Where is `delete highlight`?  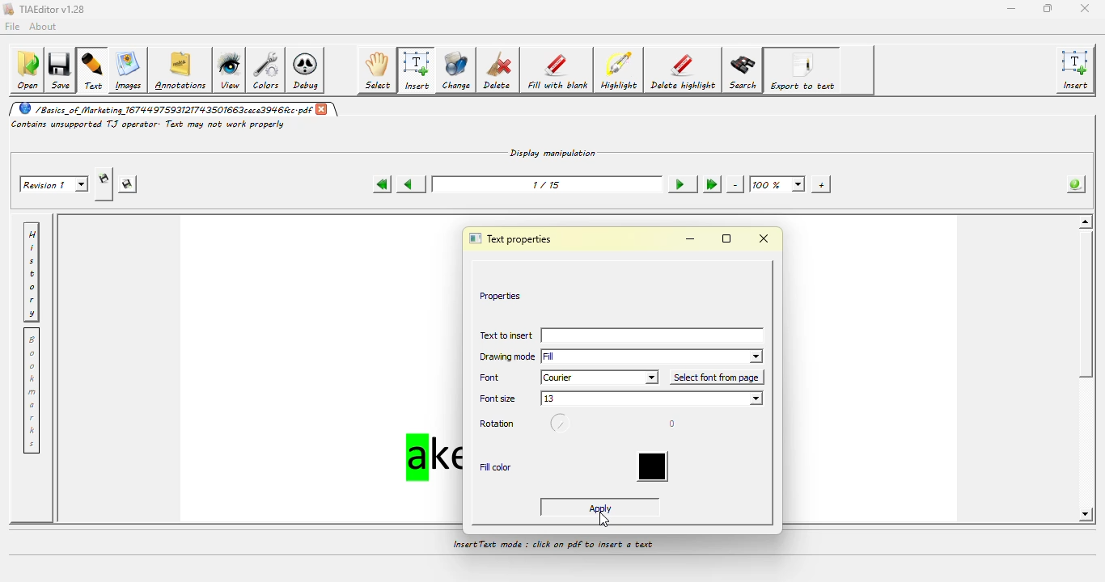
delete highlight is located at coordinates (684, 70).